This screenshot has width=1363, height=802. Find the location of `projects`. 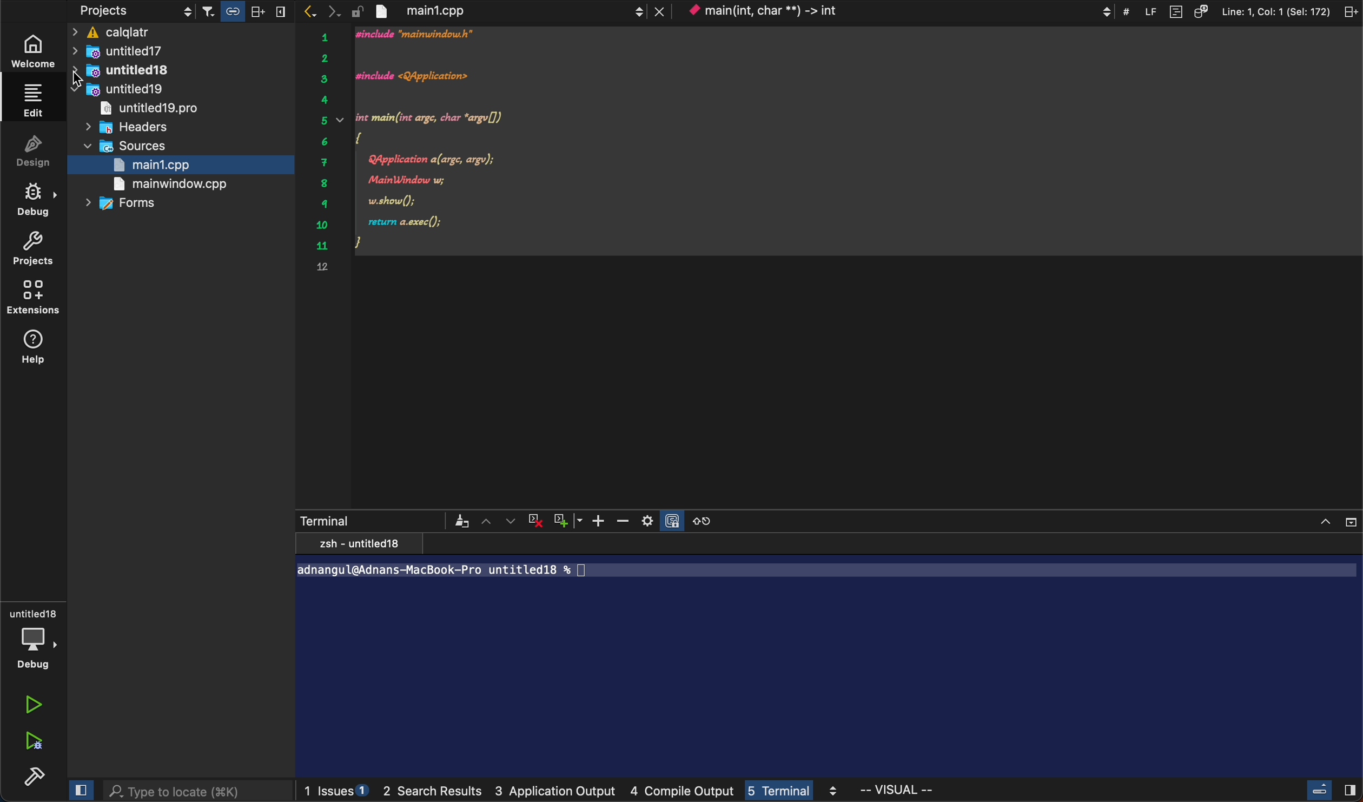

projects is located at coordinates (38, 250).